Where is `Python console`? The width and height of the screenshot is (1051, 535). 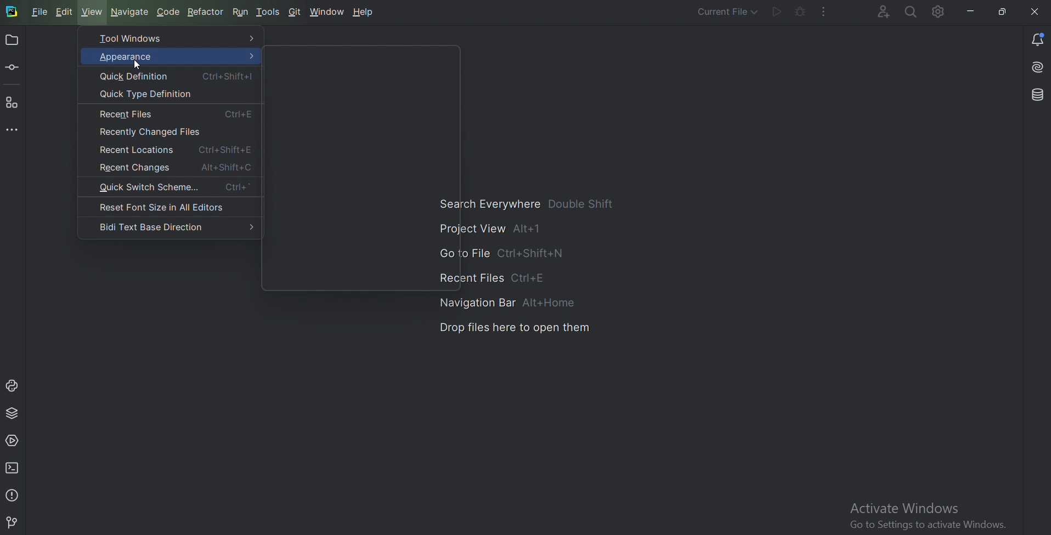
Python console is located at coordinates (13, 385).